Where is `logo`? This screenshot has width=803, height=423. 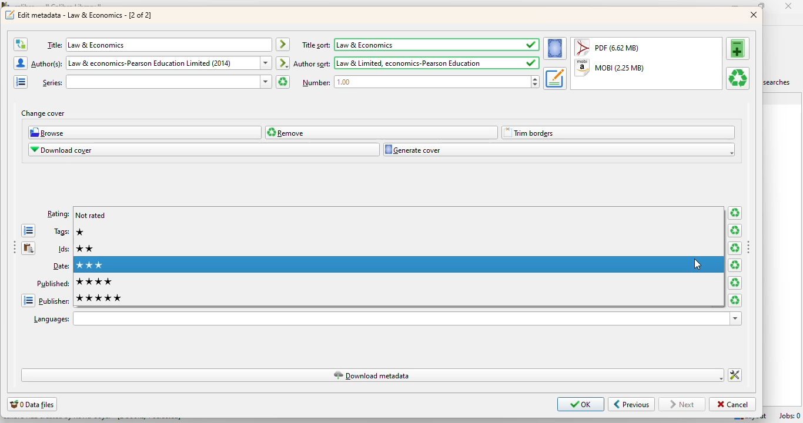
logo is located at coordinates (9, 15).